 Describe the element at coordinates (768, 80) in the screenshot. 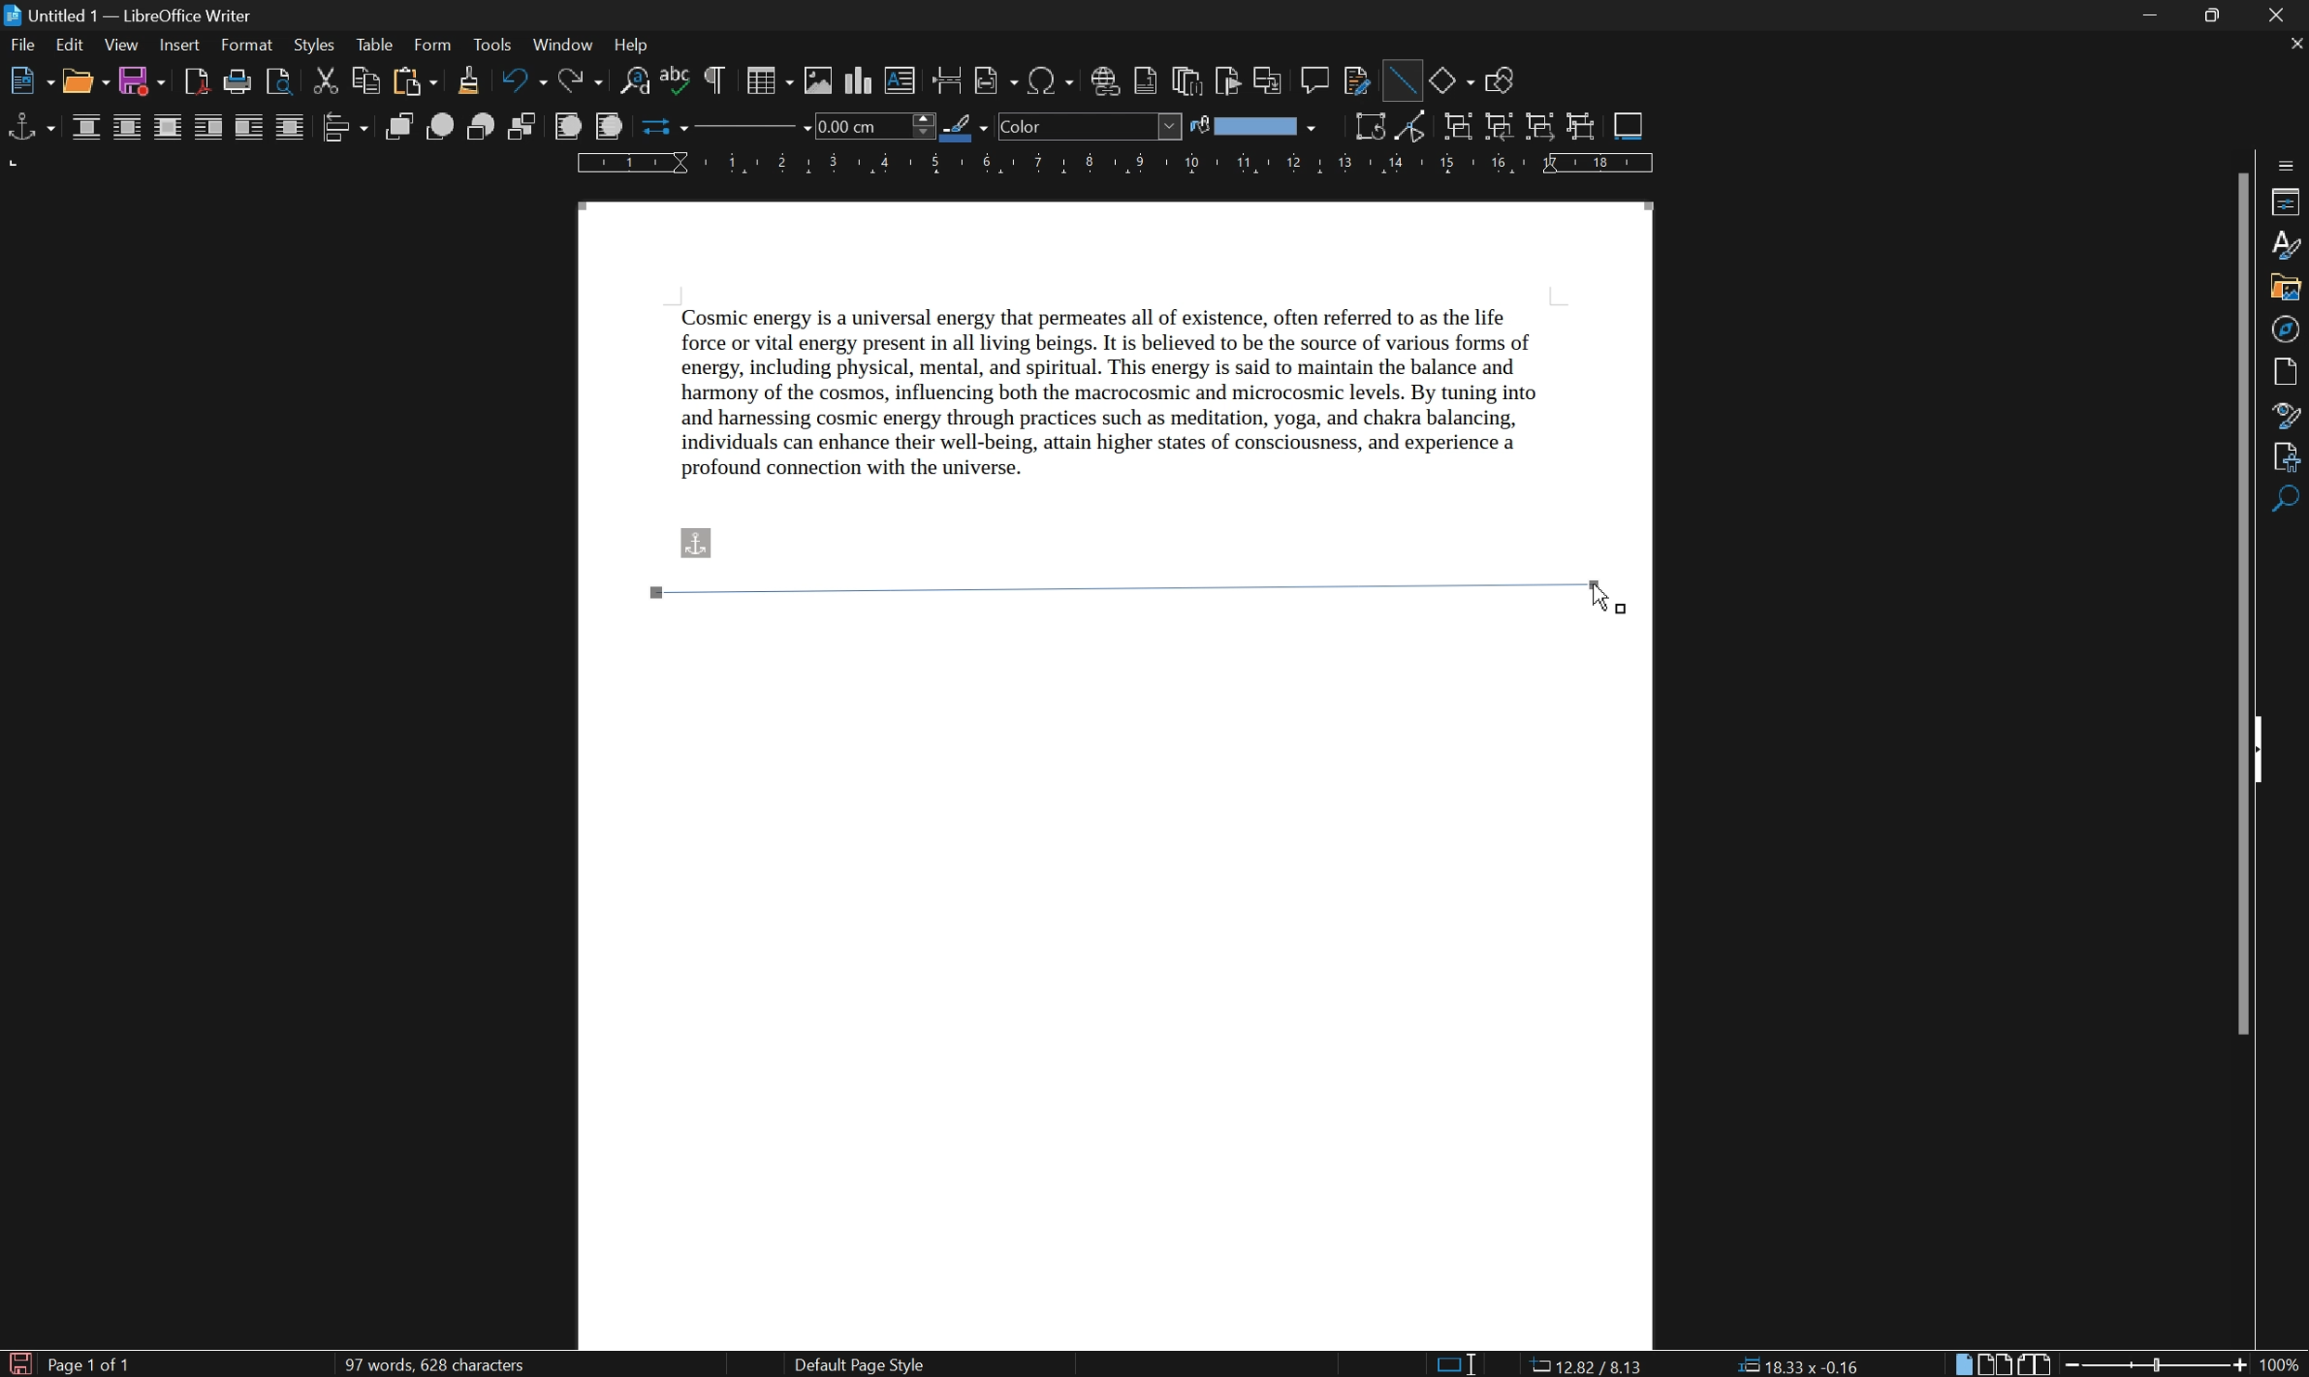

I see `insert table` at that location.